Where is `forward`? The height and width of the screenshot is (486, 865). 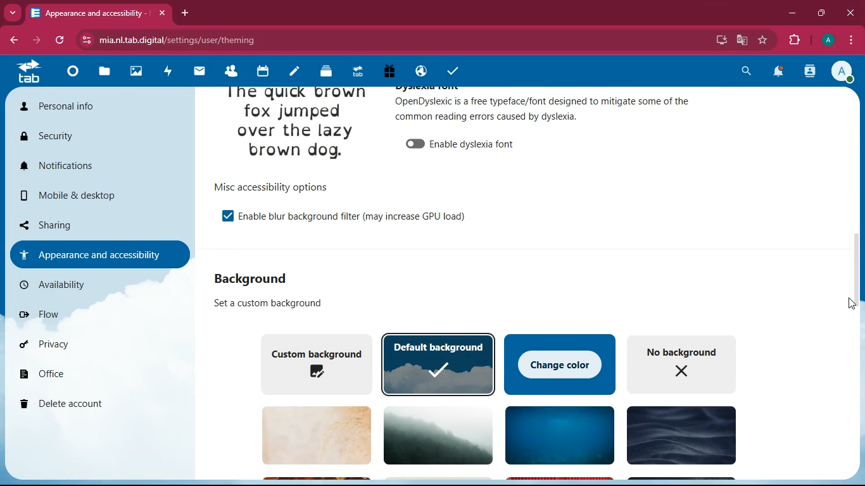
forward is located at coordinates (41, 40).